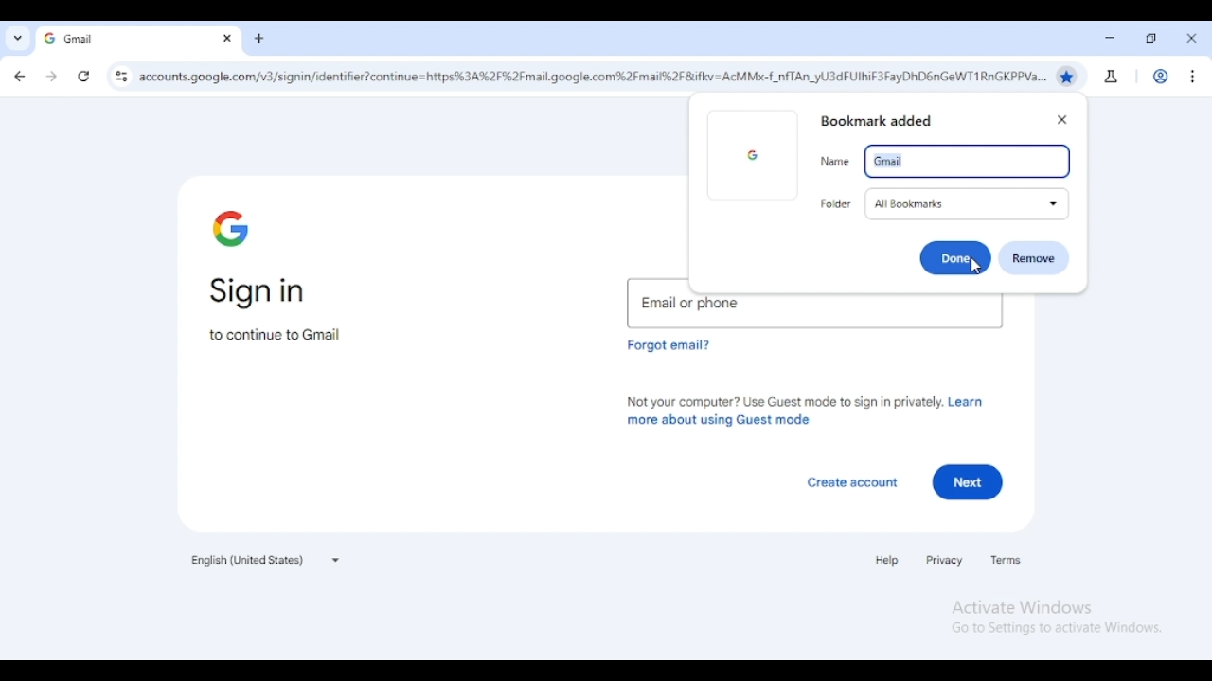  I want to click on Done, so click(956, 258).